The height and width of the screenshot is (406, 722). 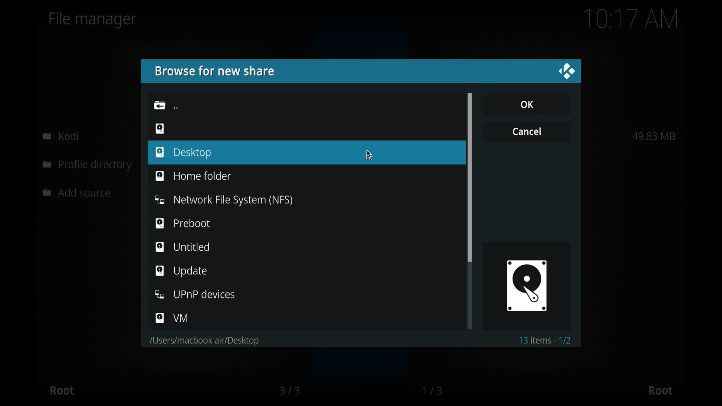 I want to click on untitled, so click(x=183, y=247).